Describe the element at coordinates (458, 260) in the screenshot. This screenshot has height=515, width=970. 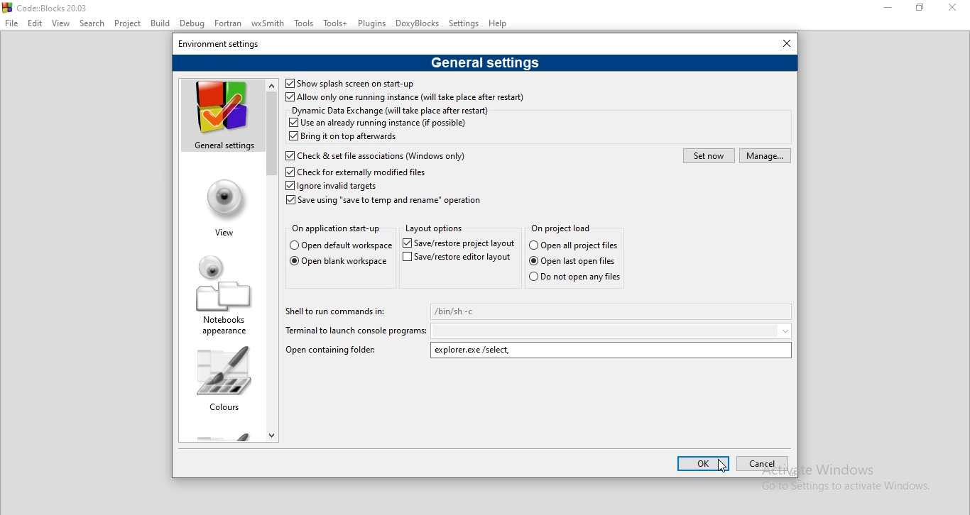
I see `Save/restore editor layout` at that location.